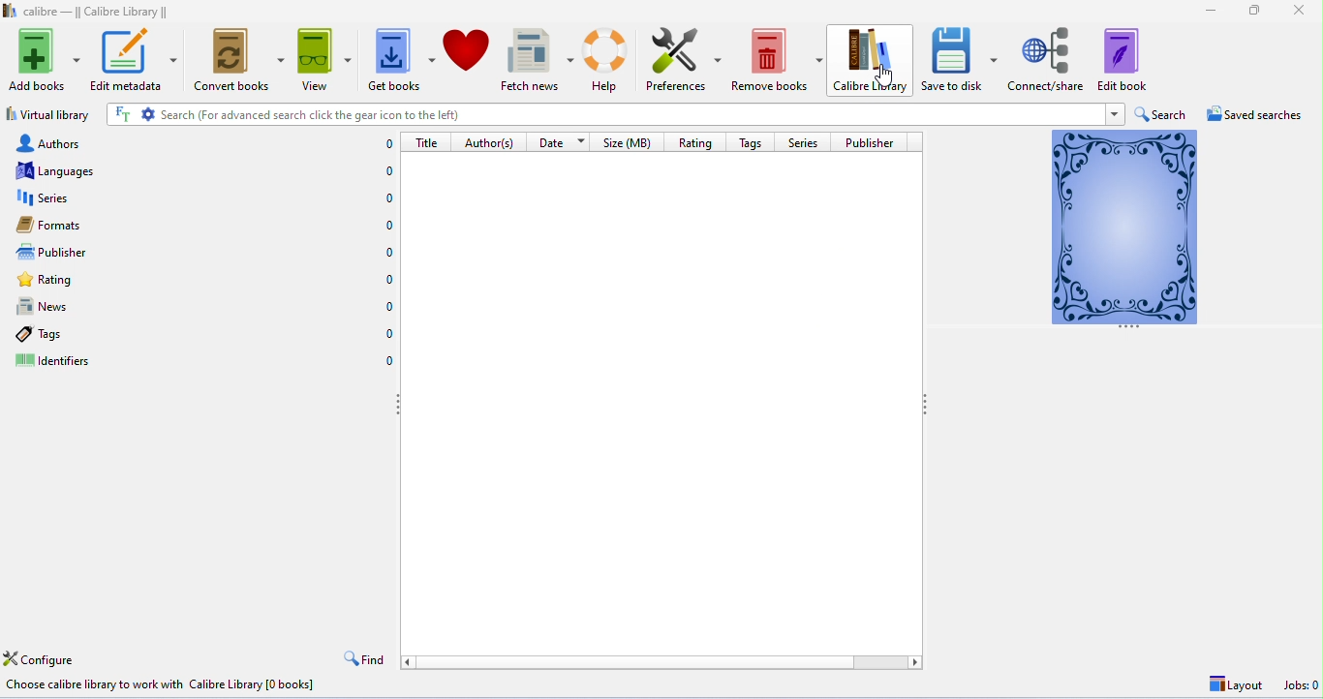 Image resolution: width=1323 pixels, height=699 pixels. What do you see at coordinates (1048, 57) in the screenshot?
I see `connect / share` at bounding box center [1048, 57].